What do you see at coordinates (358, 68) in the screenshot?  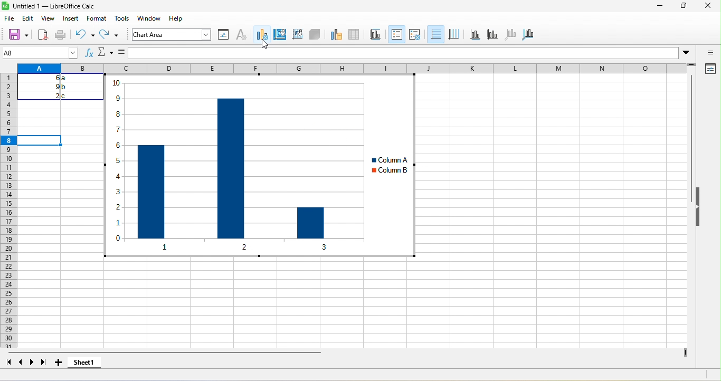 I see `column headings` at bounding box center [358, 68].